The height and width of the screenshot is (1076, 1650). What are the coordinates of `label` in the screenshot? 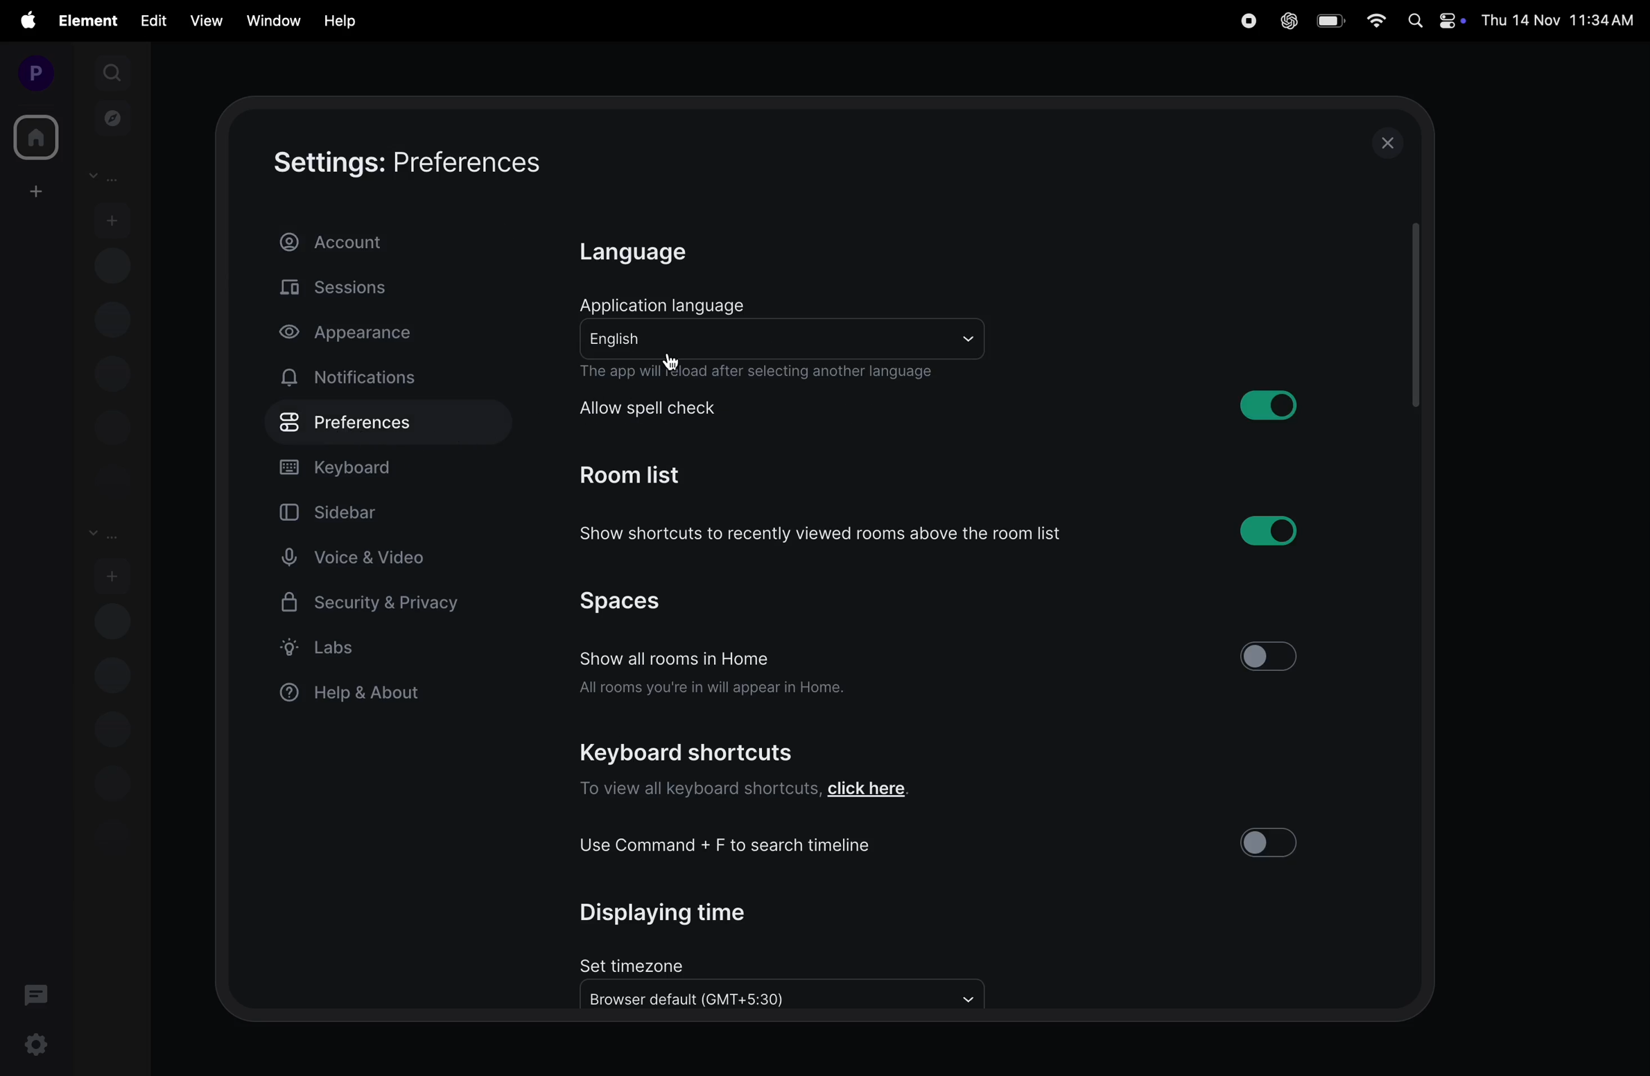 It's located at (344, 651).